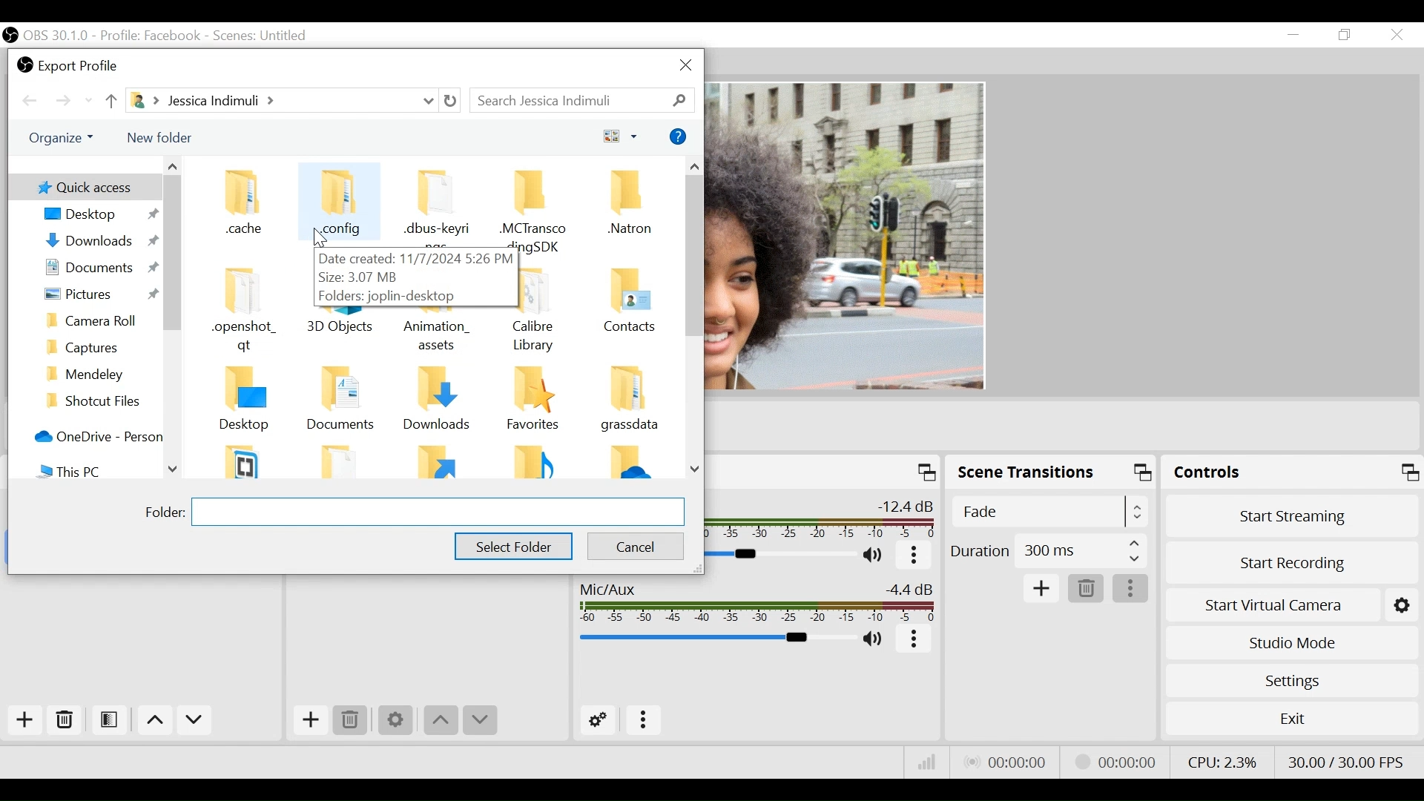 The height and width of the screenshot is (801, 1424). I want to click on Refresh, so click(452, 102).